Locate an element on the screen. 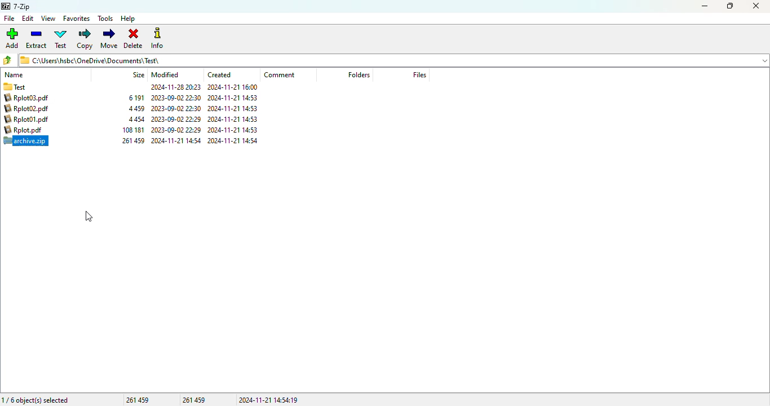  2024-11-21 14:53 is located at coordinates (234, 140).